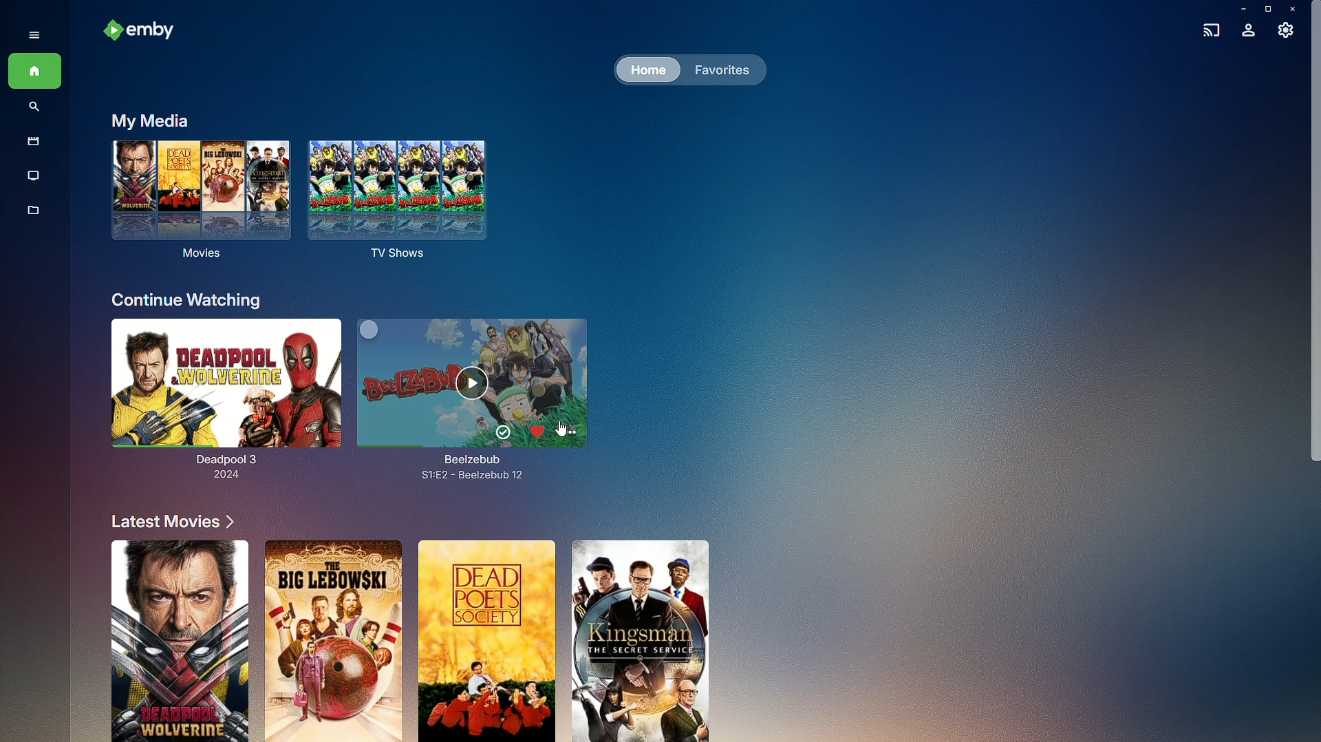 Image resolution: width=1321 pixels, height=742 pixels. What do you see at coordinates (187, 299) in the screenshot?
I see `Continue Watching` at bounding box center [187, 299].